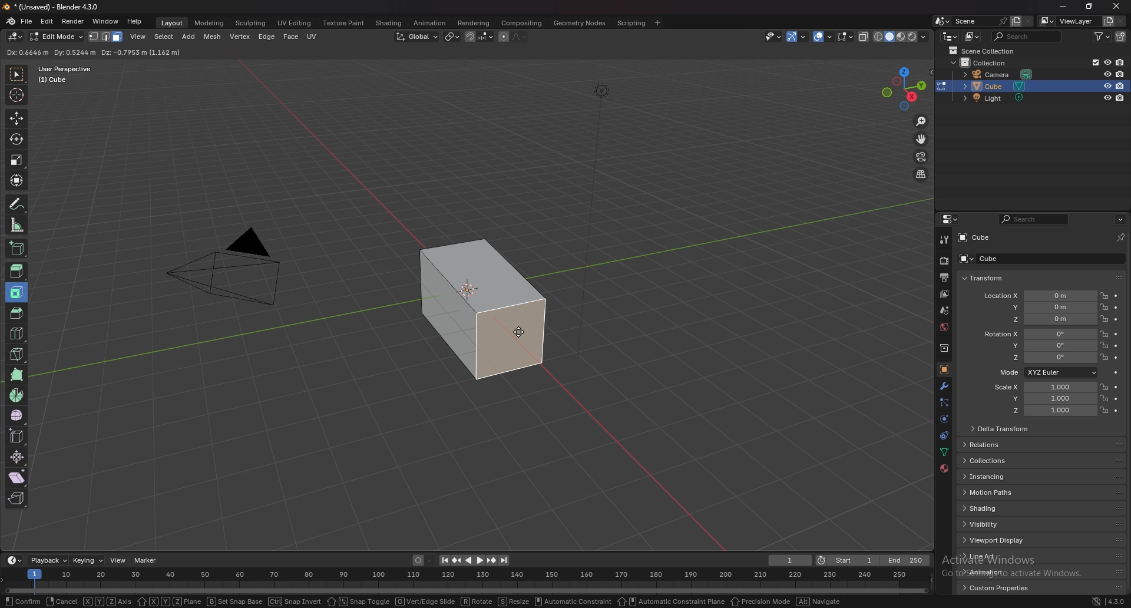  I want to click on search, so click(1027, 36).